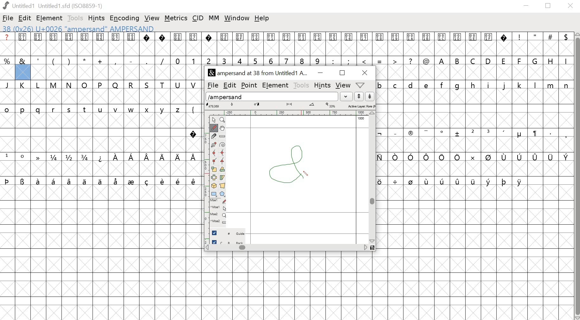 This screenshot has width=580, height=320. Describe the element at coordinates (256, 43) in the screenshot. I see `0010` at that location.